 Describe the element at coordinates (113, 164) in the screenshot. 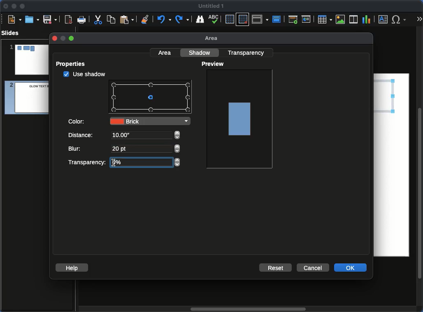

I see `text cursor` at that location.